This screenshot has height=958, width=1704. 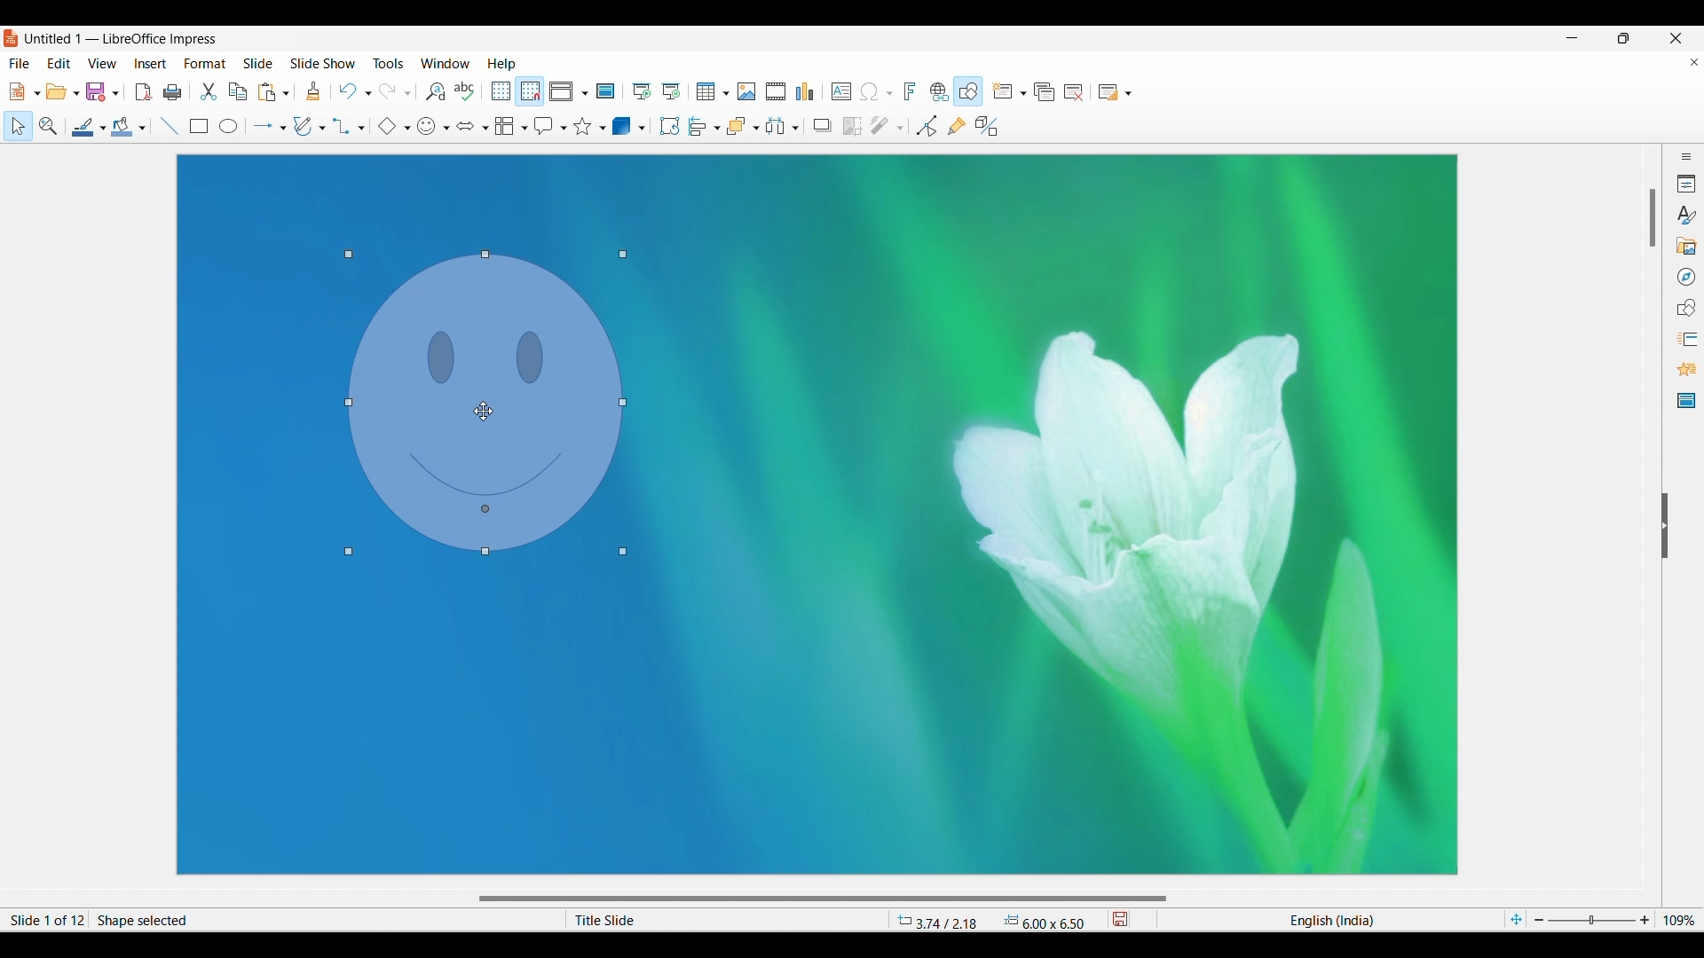 I want to click on Horizontal slide bar, so click(x=823, y=899).